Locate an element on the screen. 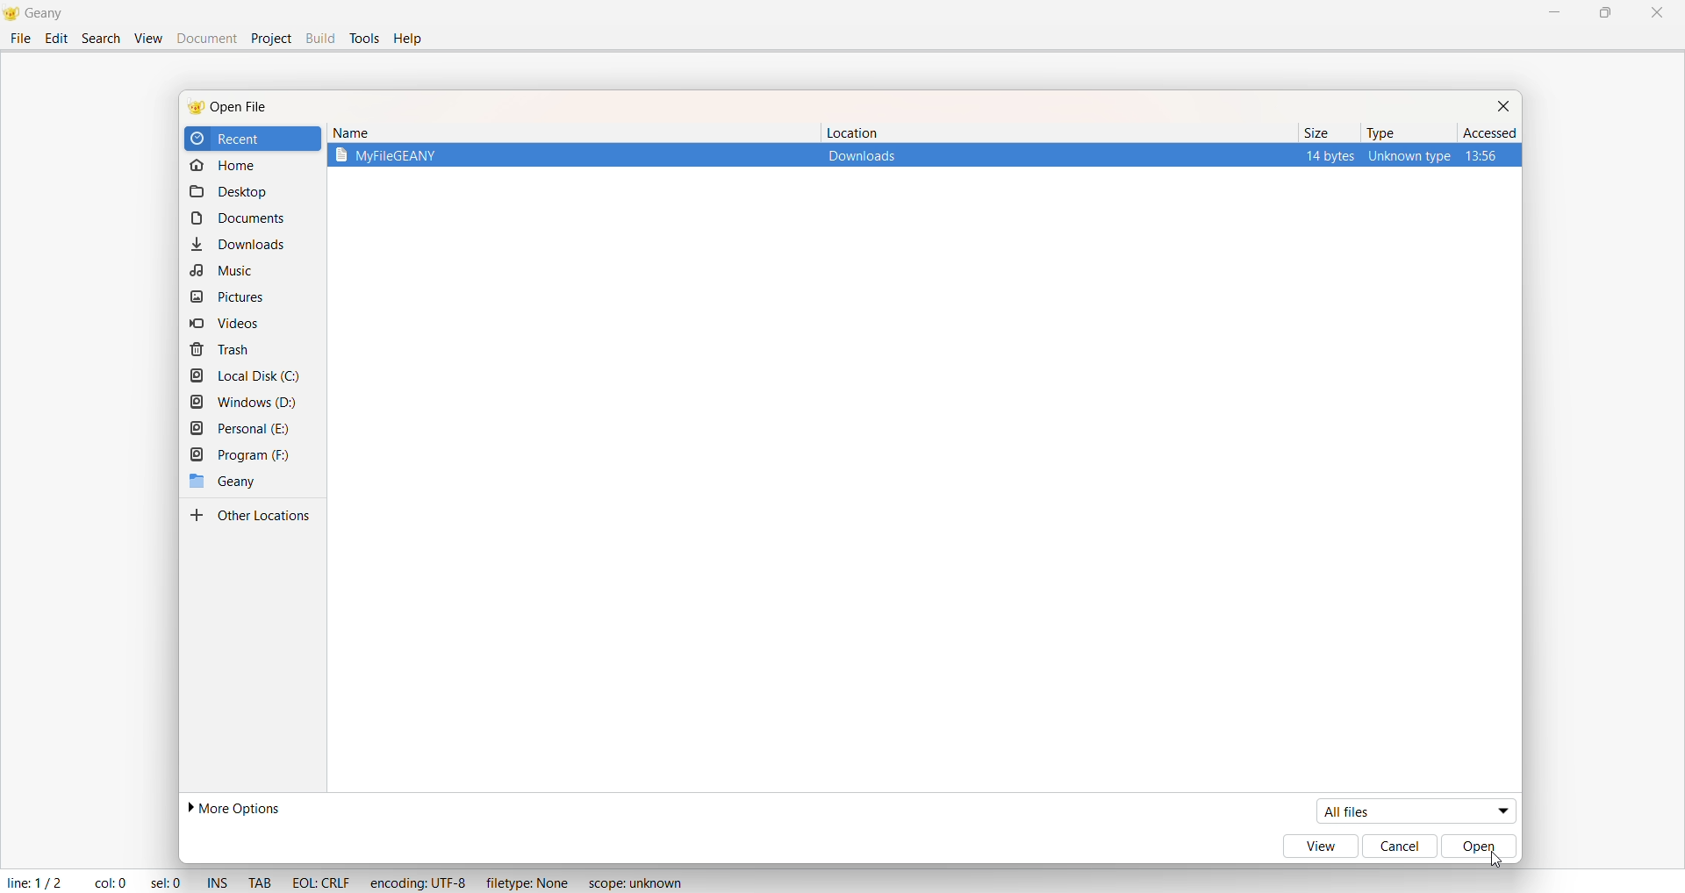 The width and height of the screenshot is (1685, 893). more options is located at coordinates (232, 807).